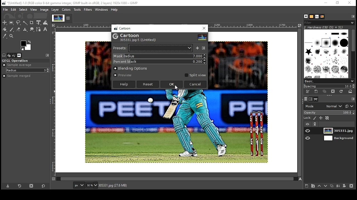 The height and width of the screenshot is (200, 357). What do you see at coordinates (45, 10) in the screenshot?
I see `image` at bounding box center [45, 10].